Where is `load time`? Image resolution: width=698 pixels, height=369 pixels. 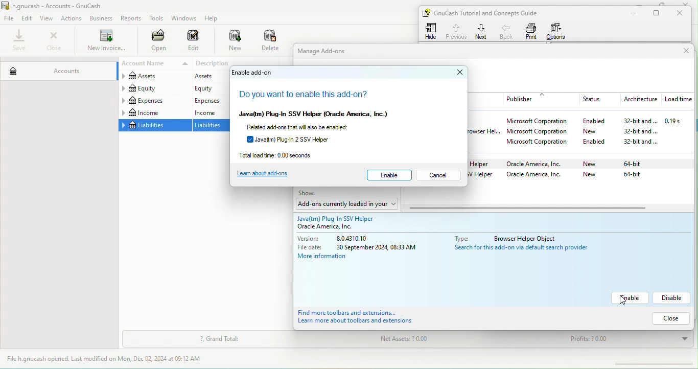
load time is located at coordinates (677, 100).